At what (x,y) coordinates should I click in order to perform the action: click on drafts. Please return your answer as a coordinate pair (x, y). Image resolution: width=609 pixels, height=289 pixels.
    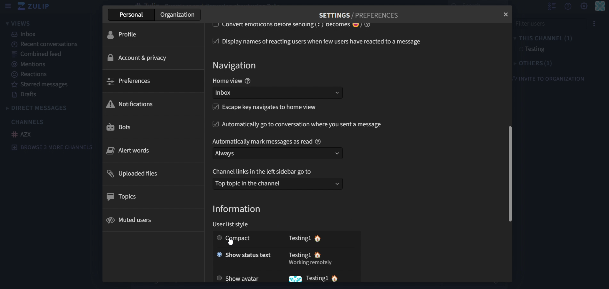
    Looking at the image, I should click on (24, 95).